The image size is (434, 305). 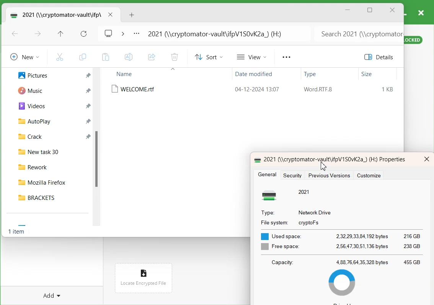 I want to click on Drop down box, so click(x=122, y=33).